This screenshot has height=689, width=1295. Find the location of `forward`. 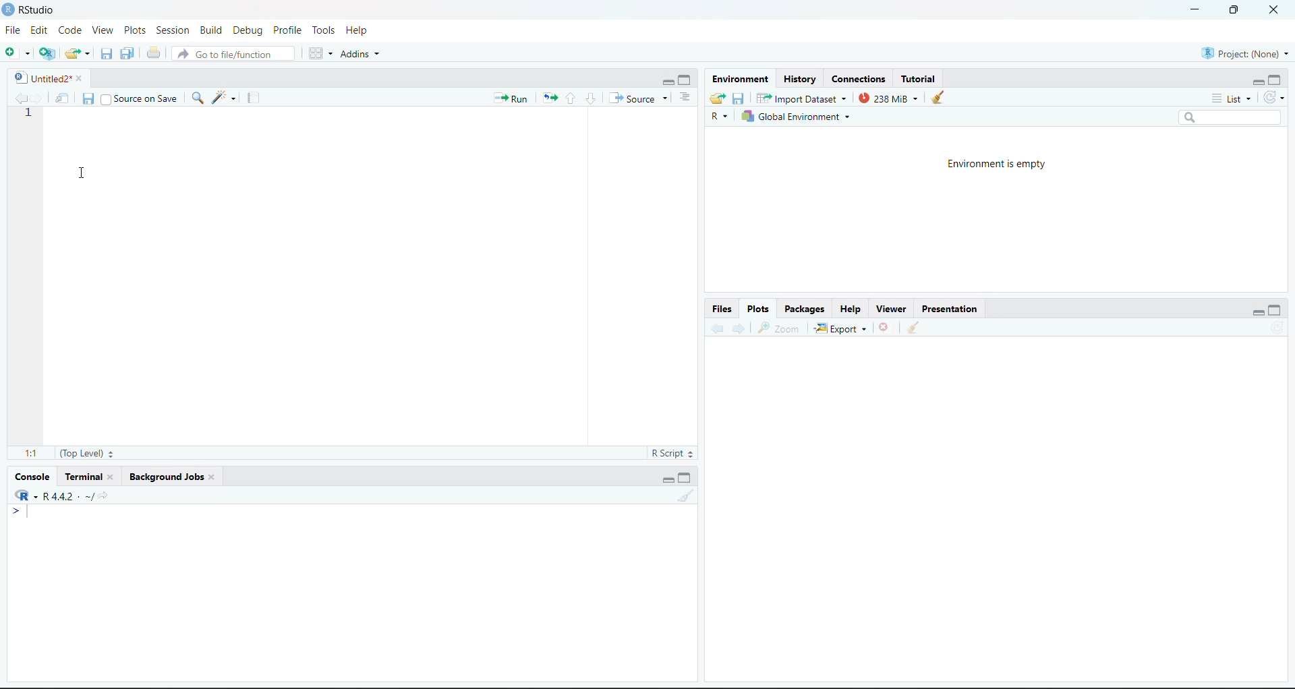

forward is located at coordinates (739, 328).